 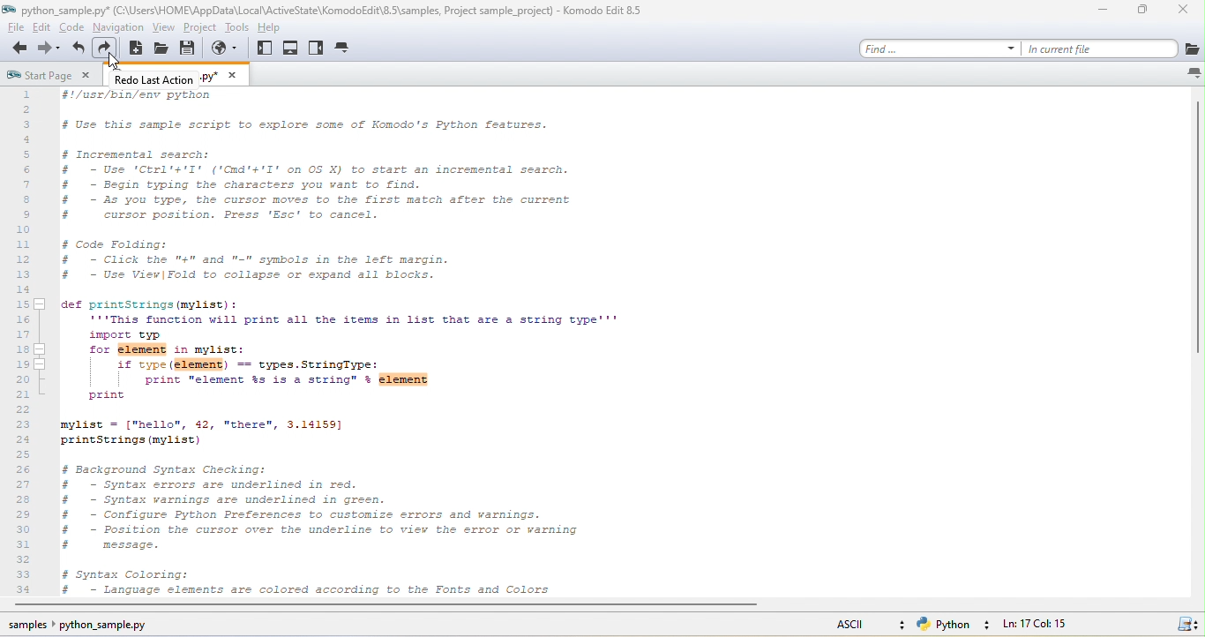 What do you see at coordinates (236, 30) in the screenshot?
I see `tools` at bounding box center [236, 30].